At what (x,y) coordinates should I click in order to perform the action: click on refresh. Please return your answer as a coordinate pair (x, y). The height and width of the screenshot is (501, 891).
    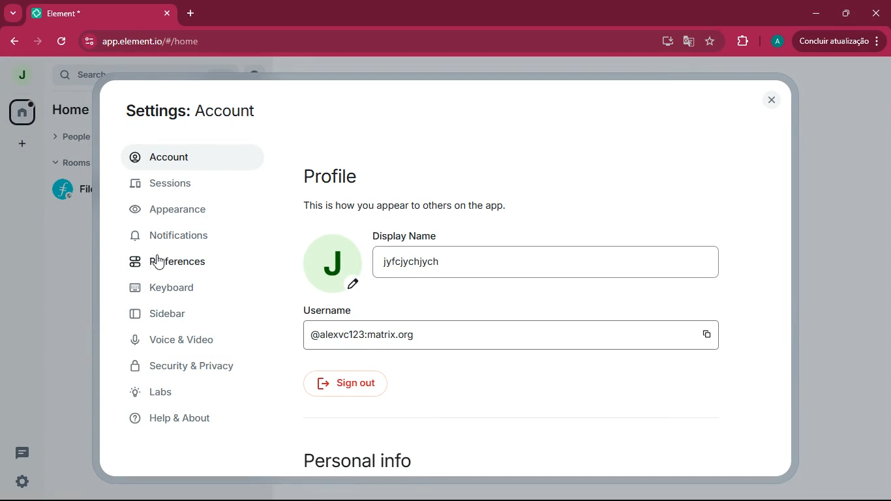
    Looking at the image, I should click on (63, 42).